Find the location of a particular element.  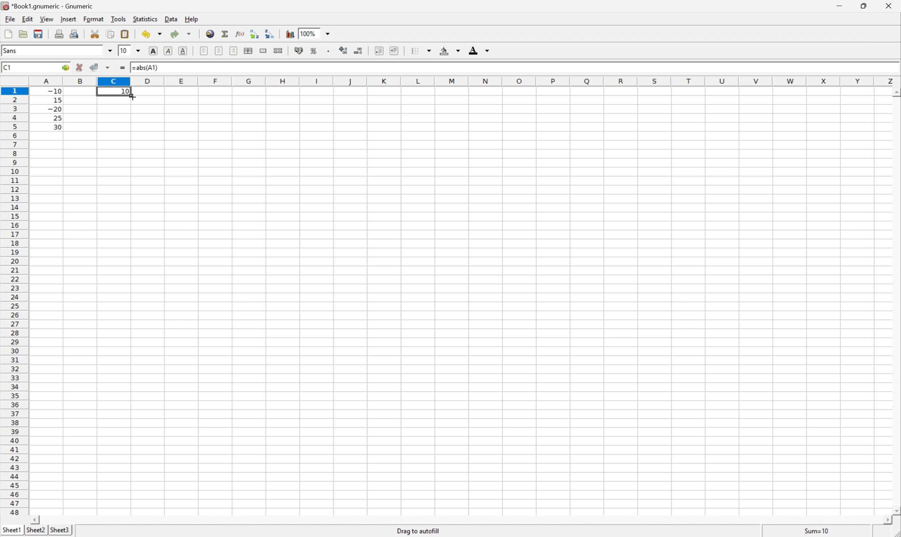

Decrease the number of decimals displayed is located at coordinates (358, 51).